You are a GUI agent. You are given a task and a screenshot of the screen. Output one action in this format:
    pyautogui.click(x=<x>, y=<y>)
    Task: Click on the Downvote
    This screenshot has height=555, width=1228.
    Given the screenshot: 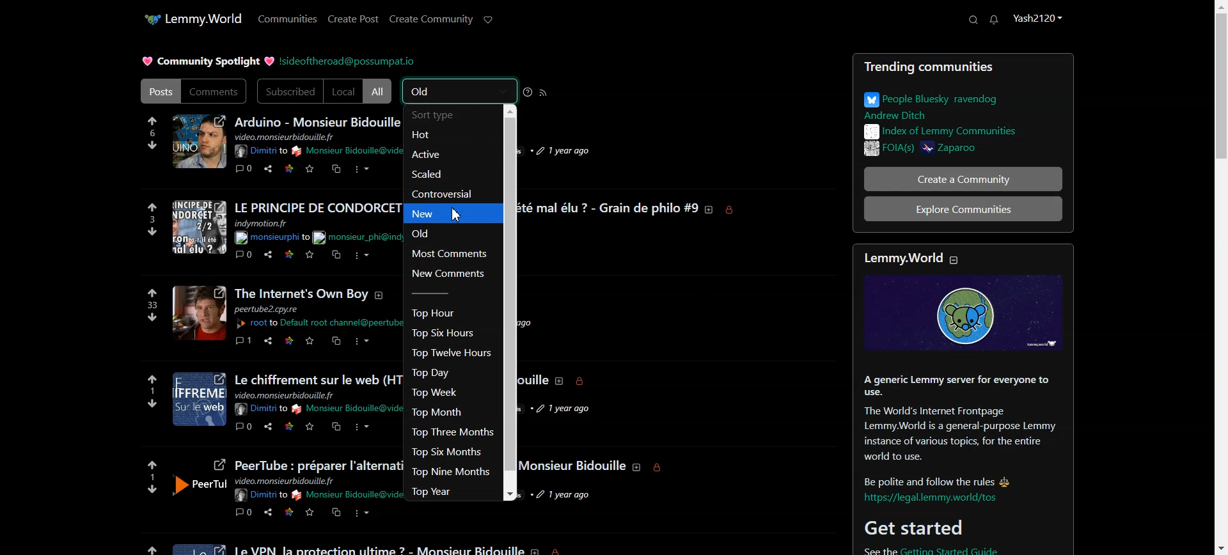 What is the action you would take?
    pyautogui.click(x=152, y=145)
    